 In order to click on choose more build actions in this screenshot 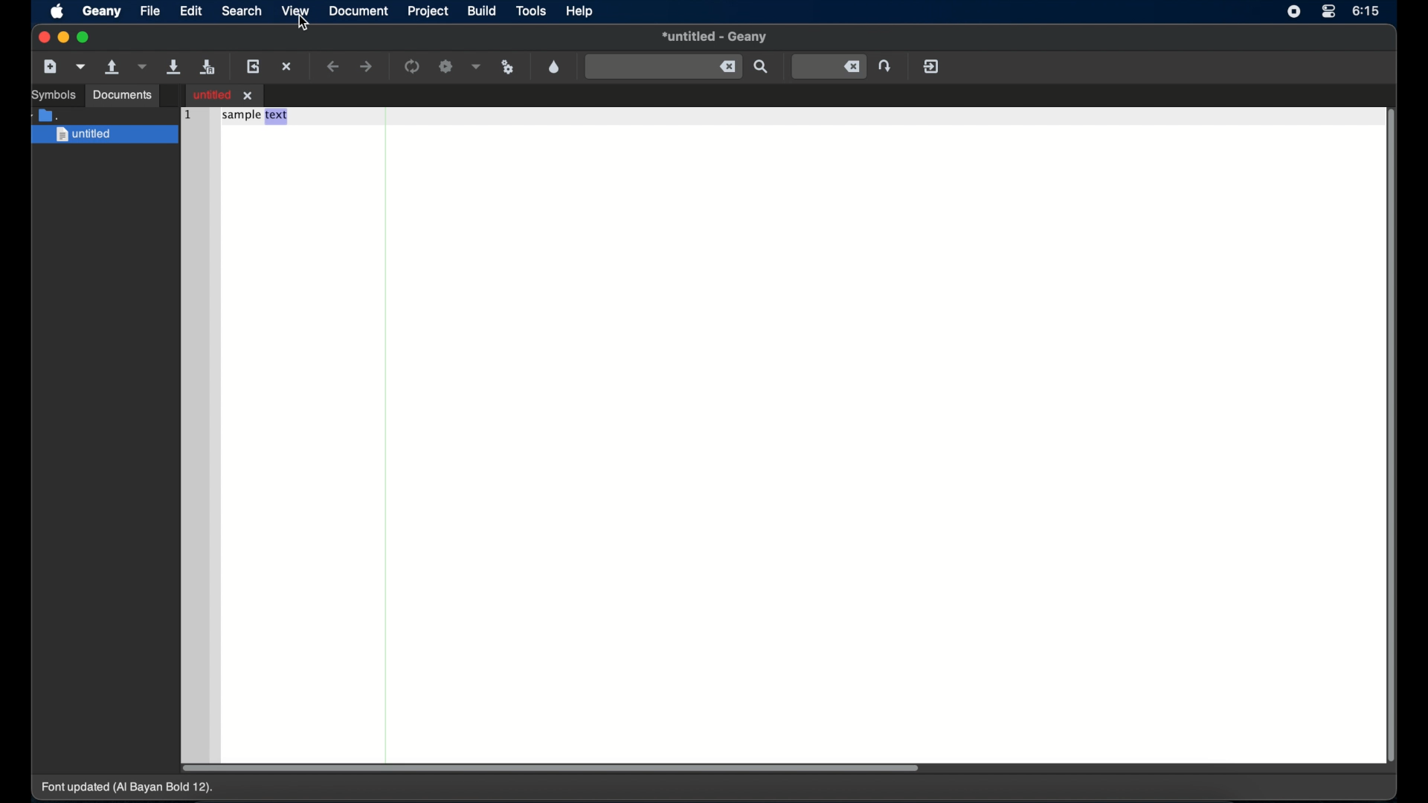, I will do `click(477, 66)`.